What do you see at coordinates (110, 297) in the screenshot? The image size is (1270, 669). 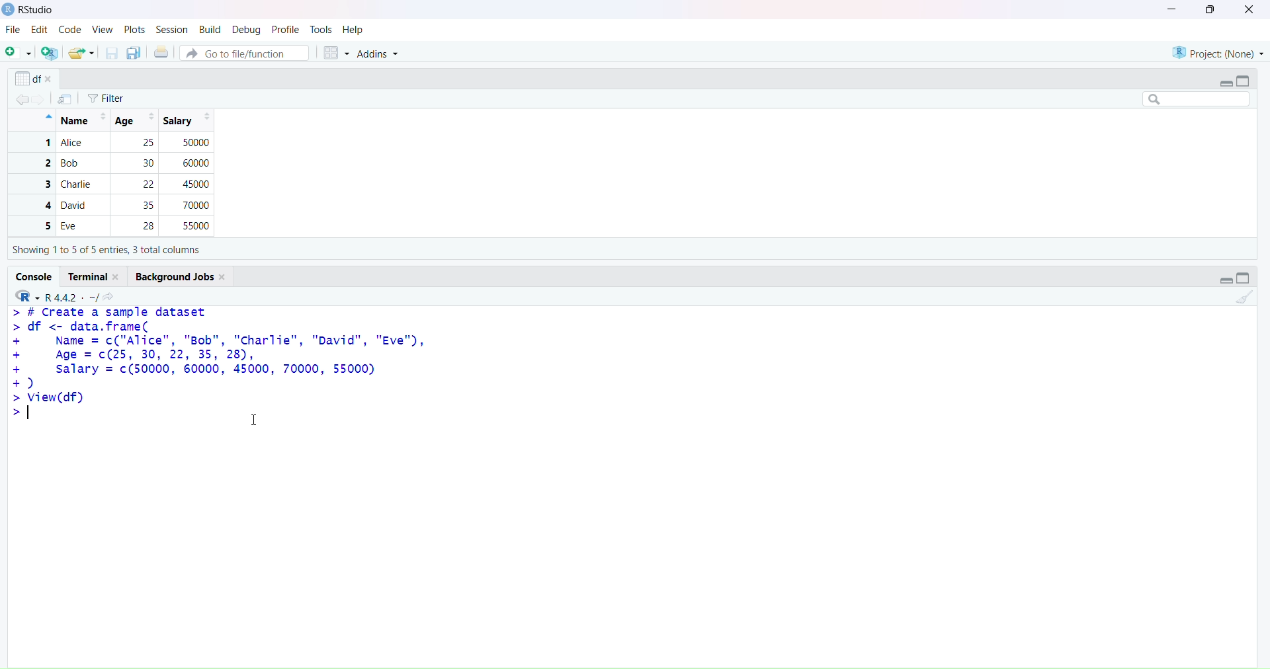 I see `view the current working directory` at bounding box center [110, 297].